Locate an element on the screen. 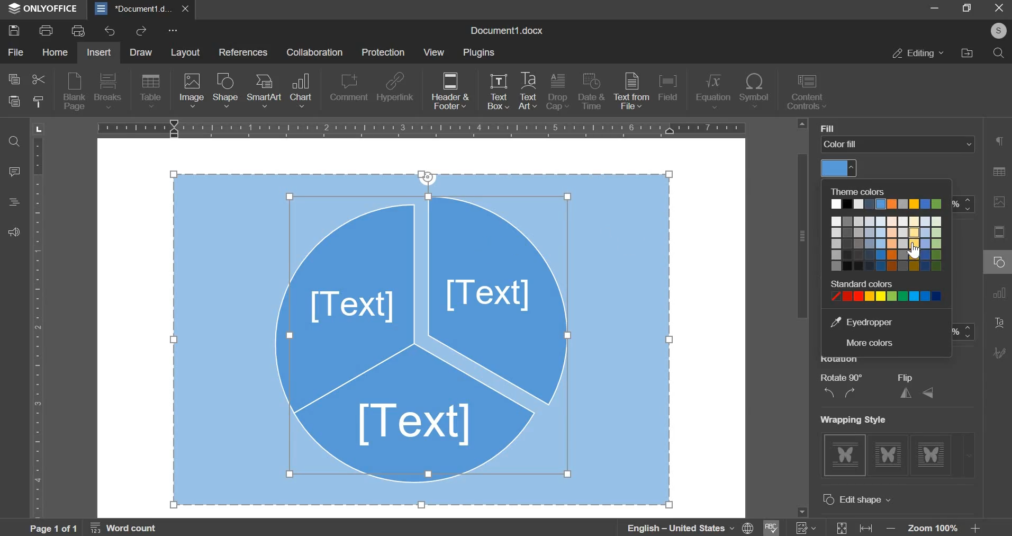 Image resolution: width=1012 pixels, height=536 pixels. file is located at coordinates (17, 52).